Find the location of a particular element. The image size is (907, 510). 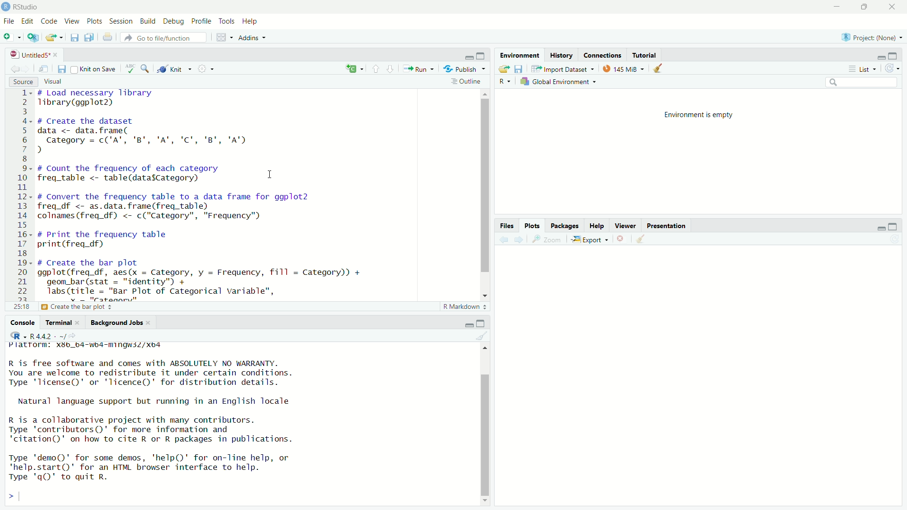

open in new window is located at coordinates (32, 38).